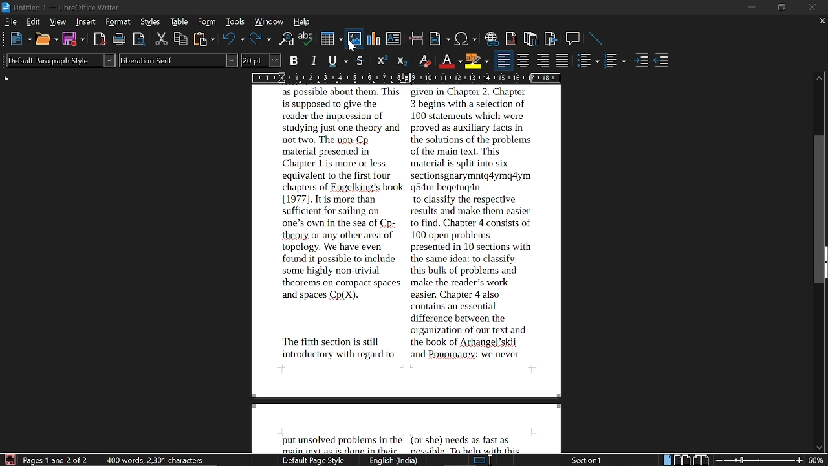 The width and height of the screenshot is (828, 466). Describe the element at coordinates (34, 22) in the screenshot. I see `edit` at that location.